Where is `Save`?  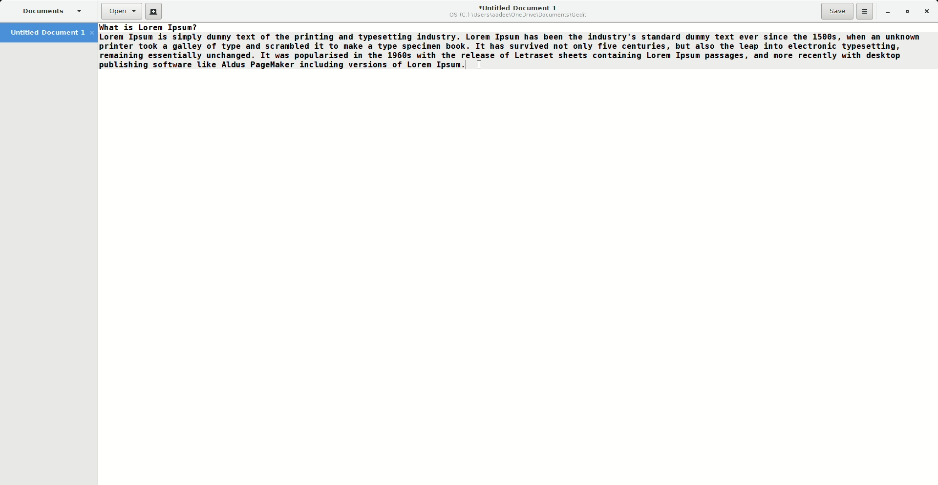 Save is located at coordinates (837, 11).